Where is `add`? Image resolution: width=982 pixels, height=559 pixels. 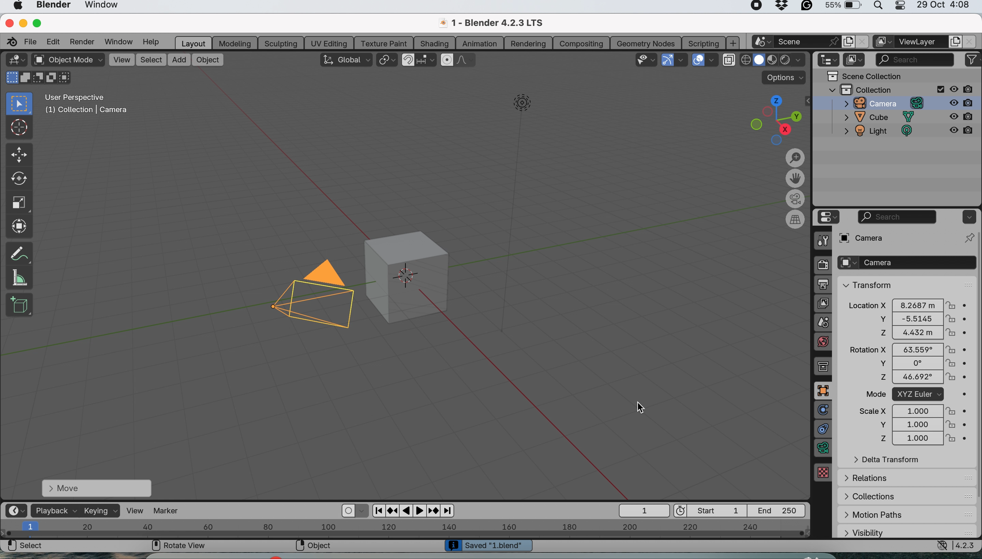 add is located at coordinates (180, 60).